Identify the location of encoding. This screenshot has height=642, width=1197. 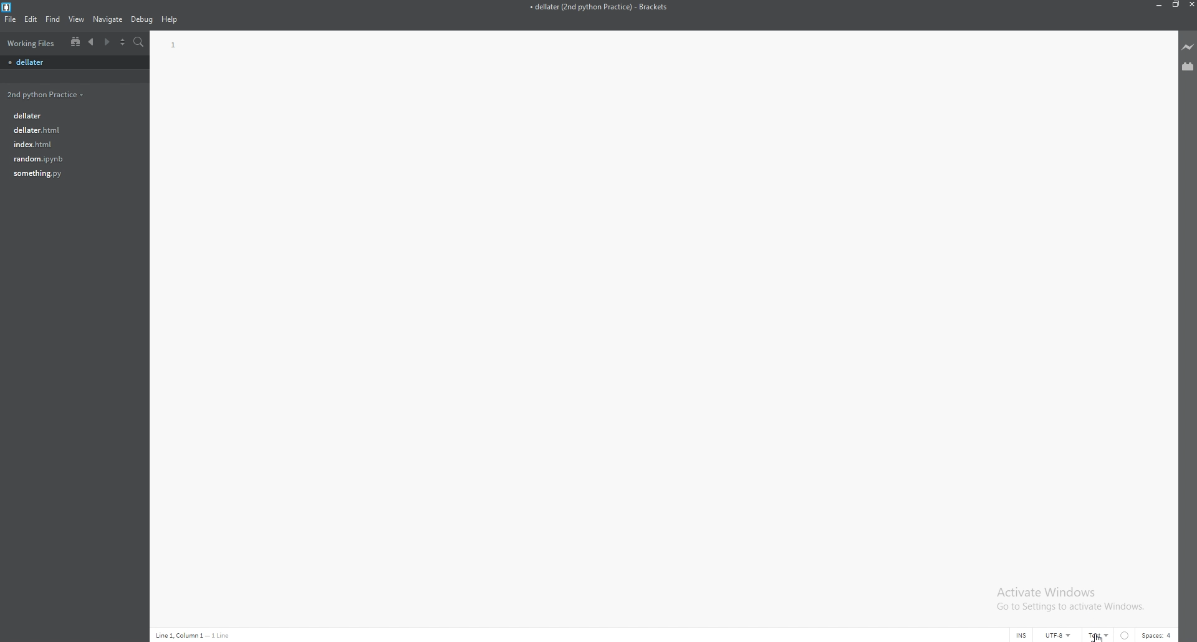
(1059, 635).